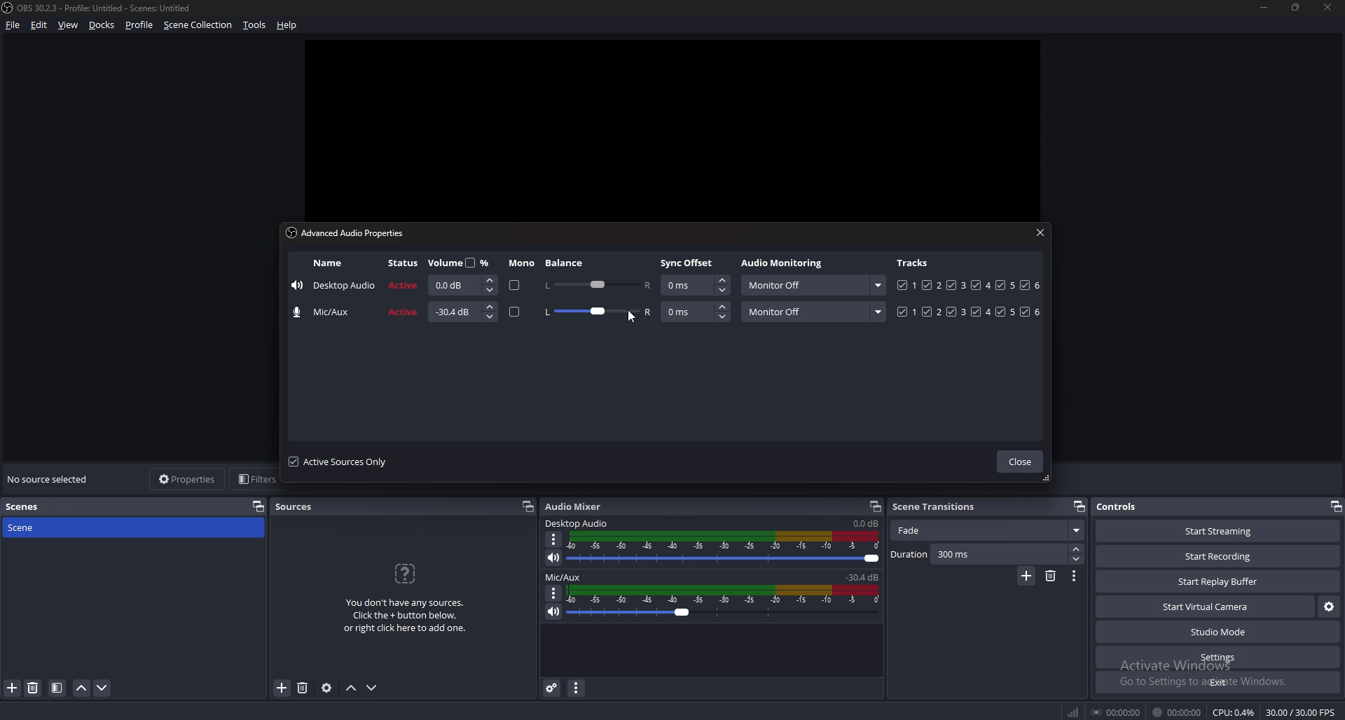 The image size is (1345, 720). What do you see at coordinates (516, 312) in the screenshot?
I see `mono` at bounding box center [516, 312].